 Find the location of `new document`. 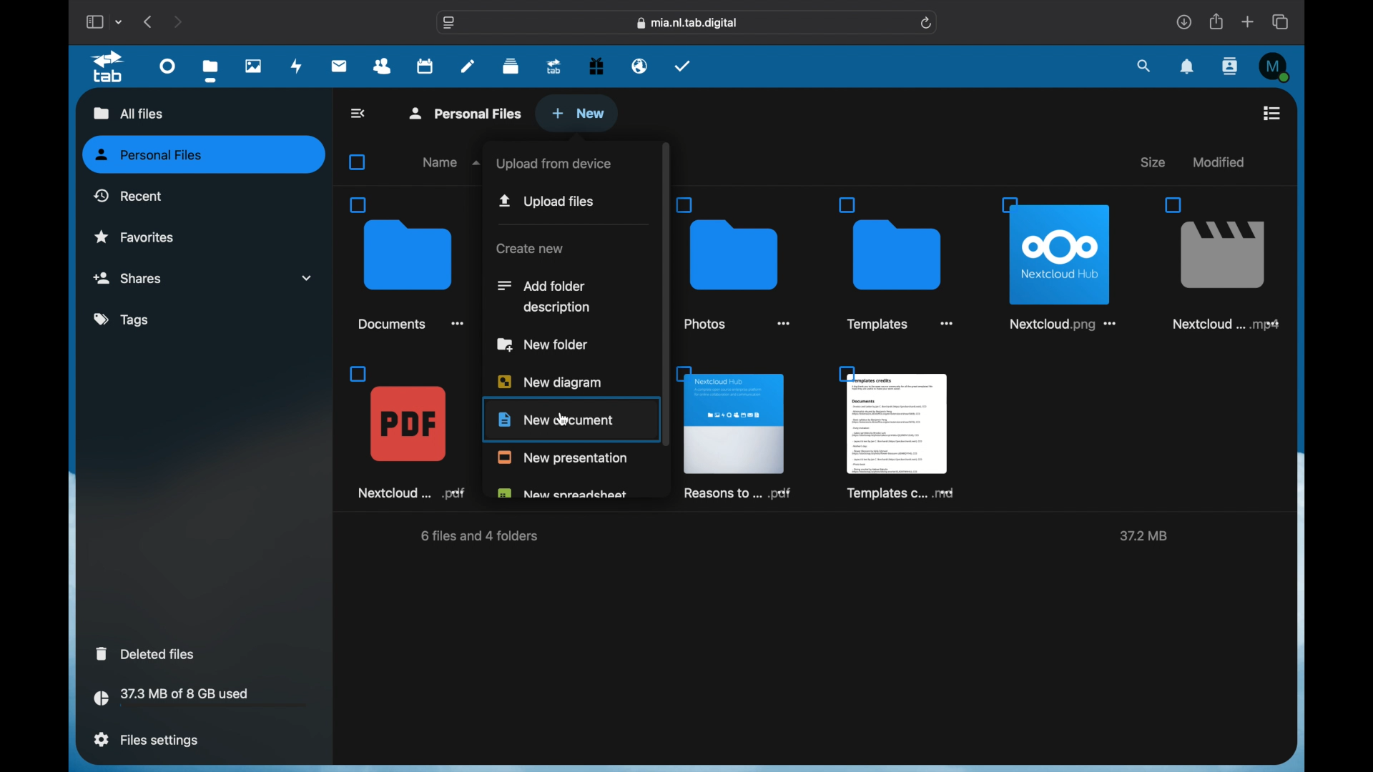

new document is located at coordinates (555, 420).